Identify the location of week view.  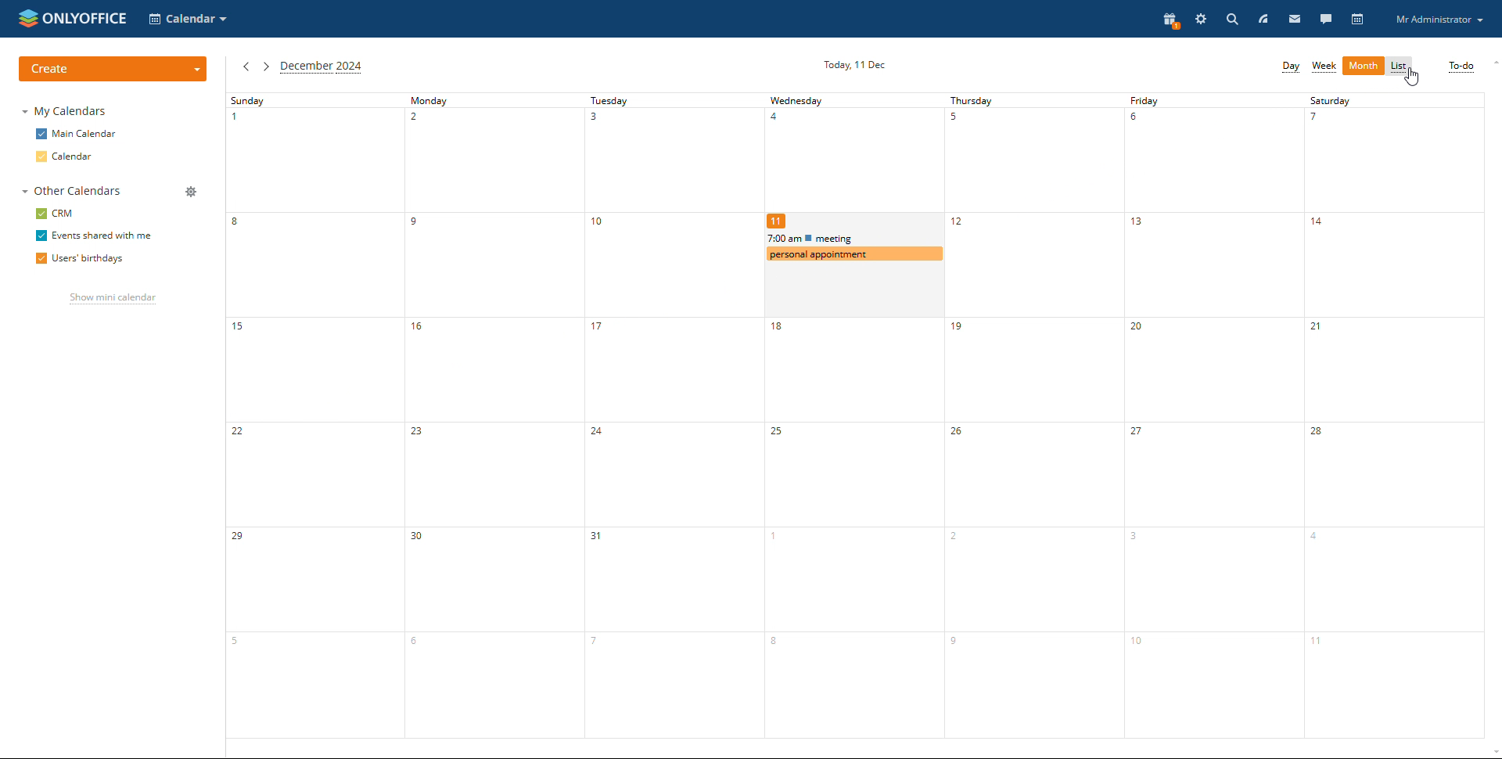
(1323, 67).